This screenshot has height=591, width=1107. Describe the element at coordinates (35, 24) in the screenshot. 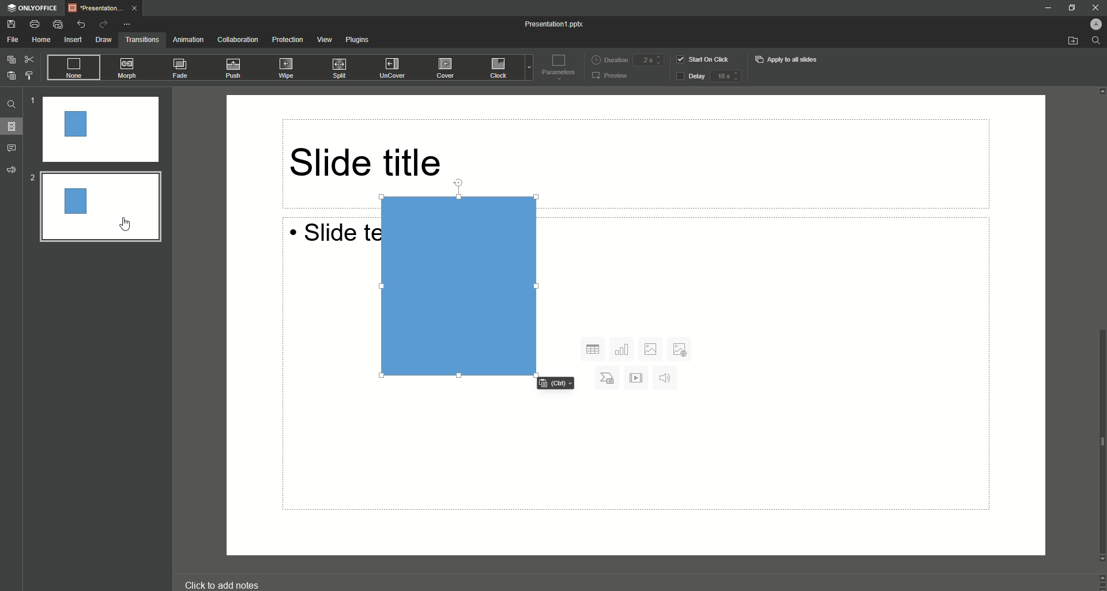

I see `Print` at that location.